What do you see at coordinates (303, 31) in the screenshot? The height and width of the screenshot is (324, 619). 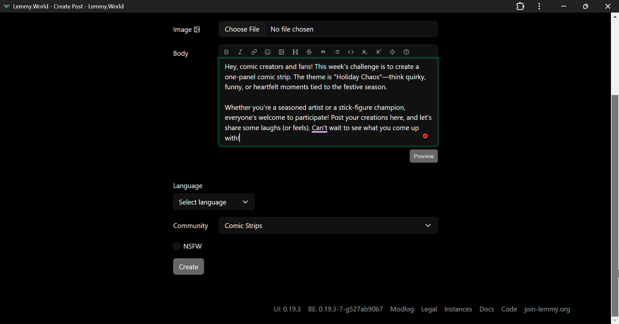 I see `Image: No file chosen` at bounding box center [303, 31].